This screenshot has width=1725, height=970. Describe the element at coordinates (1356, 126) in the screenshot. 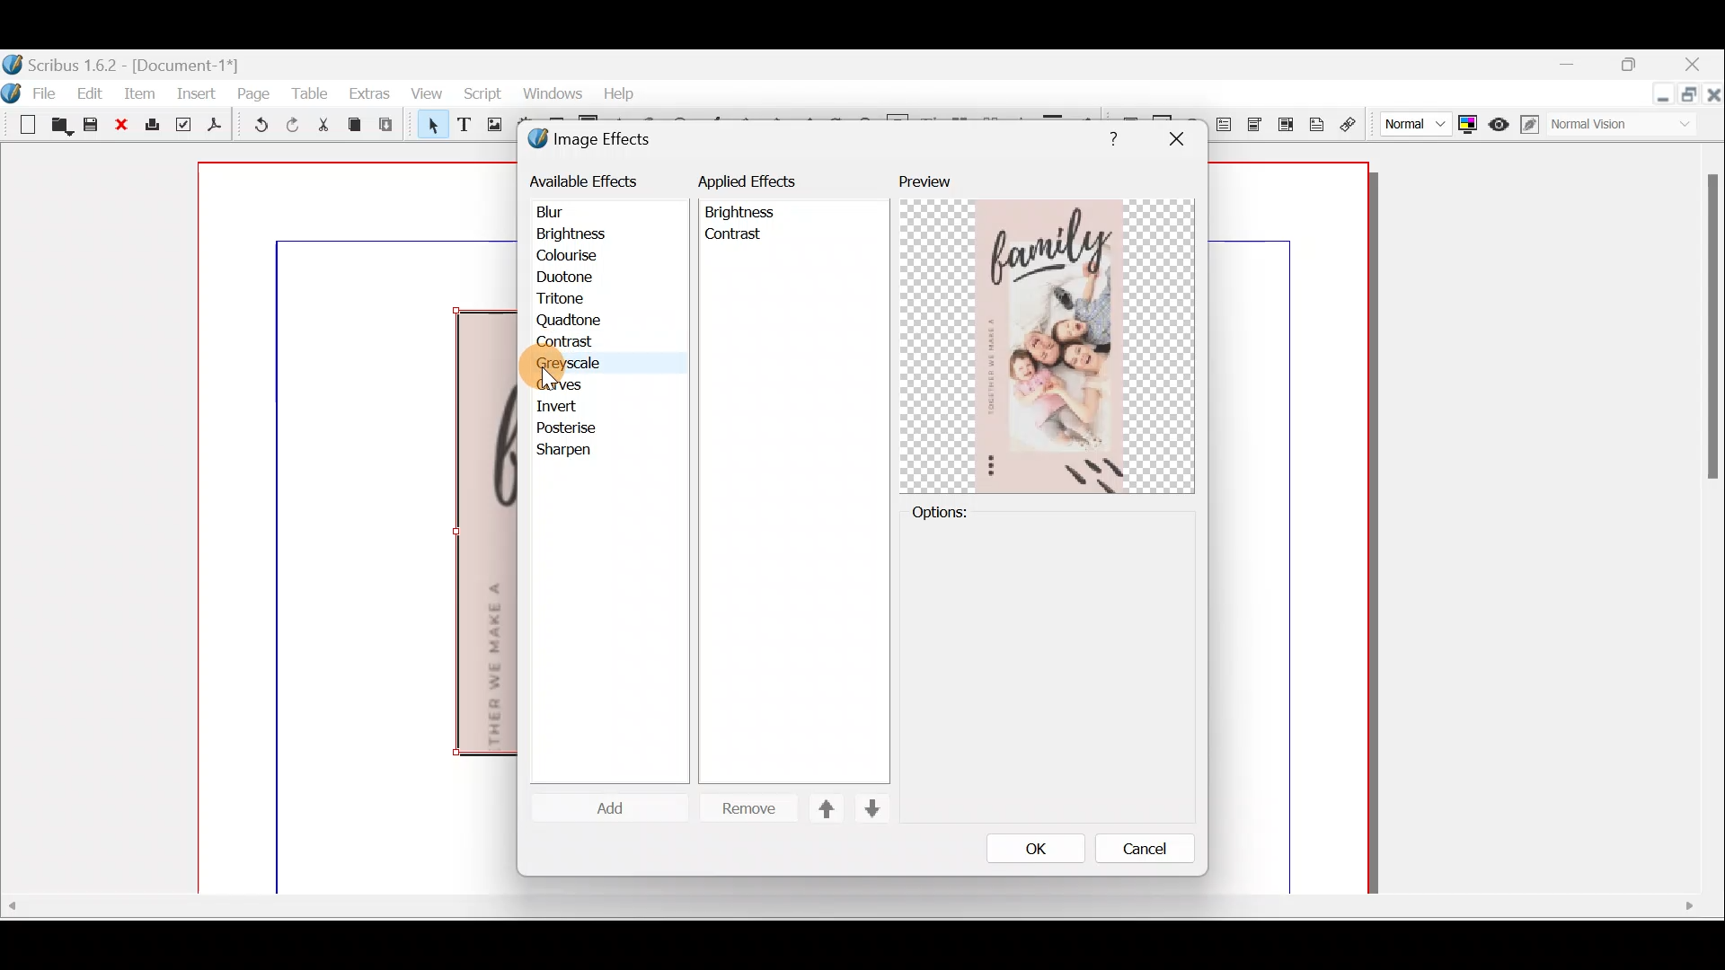

I see `Link annotation` at that location.